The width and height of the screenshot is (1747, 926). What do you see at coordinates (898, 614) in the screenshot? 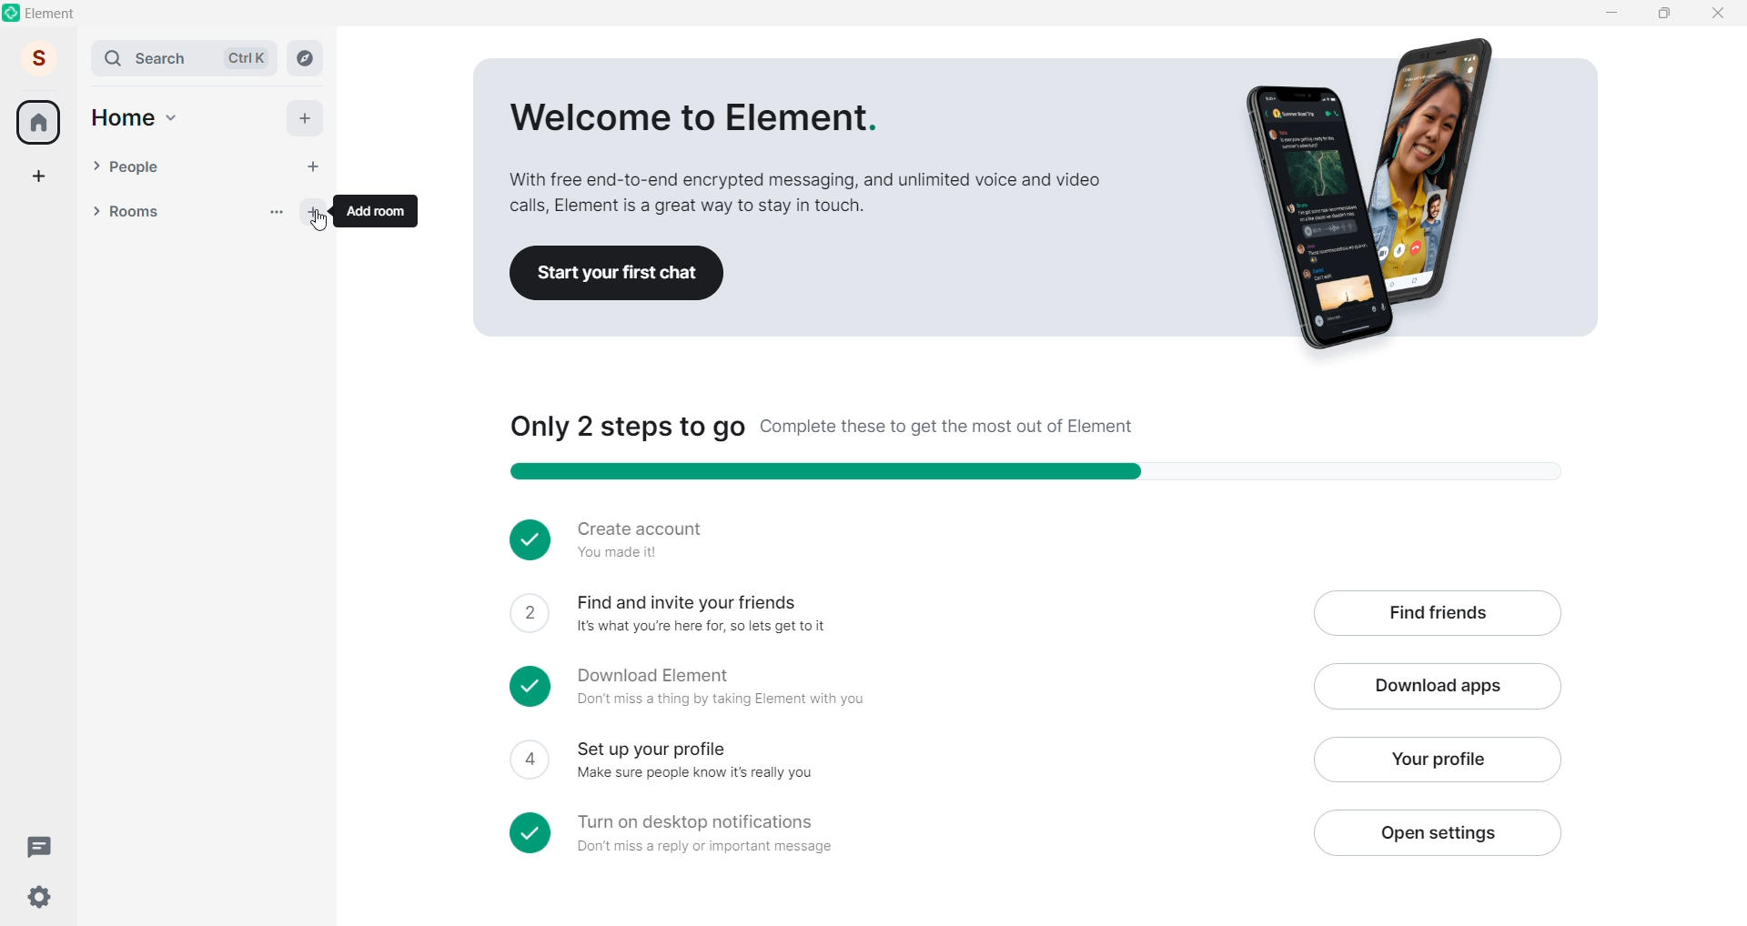
I see `2 Find and invite your friends
It's what you're here for, so lets get to it` at bounding box center [898, 614].